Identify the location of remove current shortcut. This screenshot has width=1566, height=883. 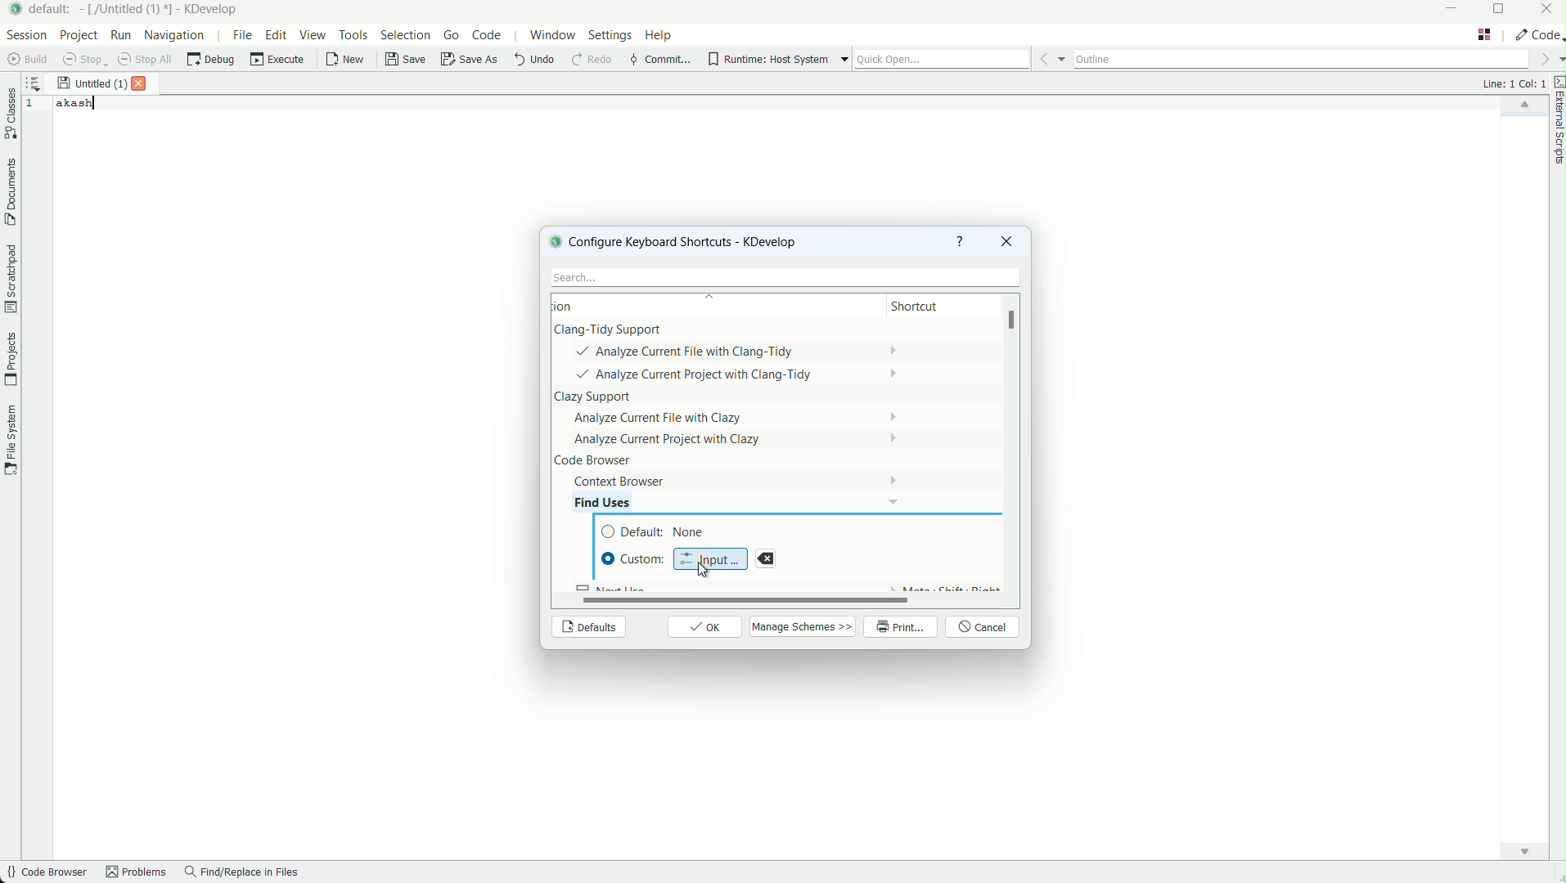
(766, 558).